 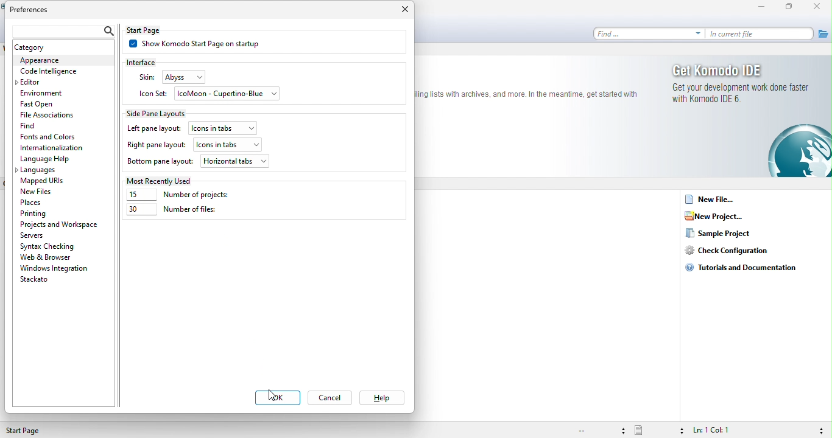 I want to click on horizontal tabs, so click(x=235, y=161).